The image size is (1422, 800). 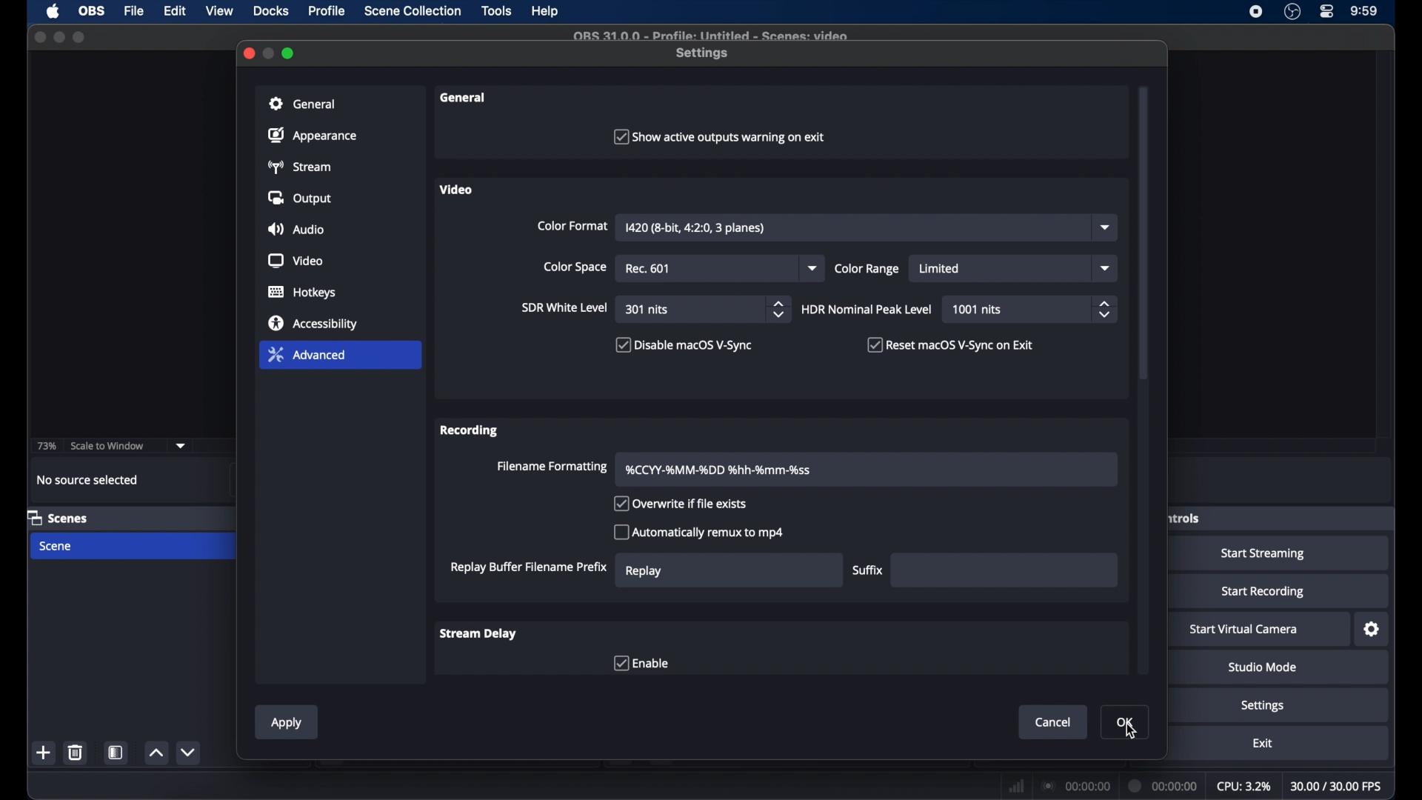 I want to click on suffix, so click(x=868, y=570).